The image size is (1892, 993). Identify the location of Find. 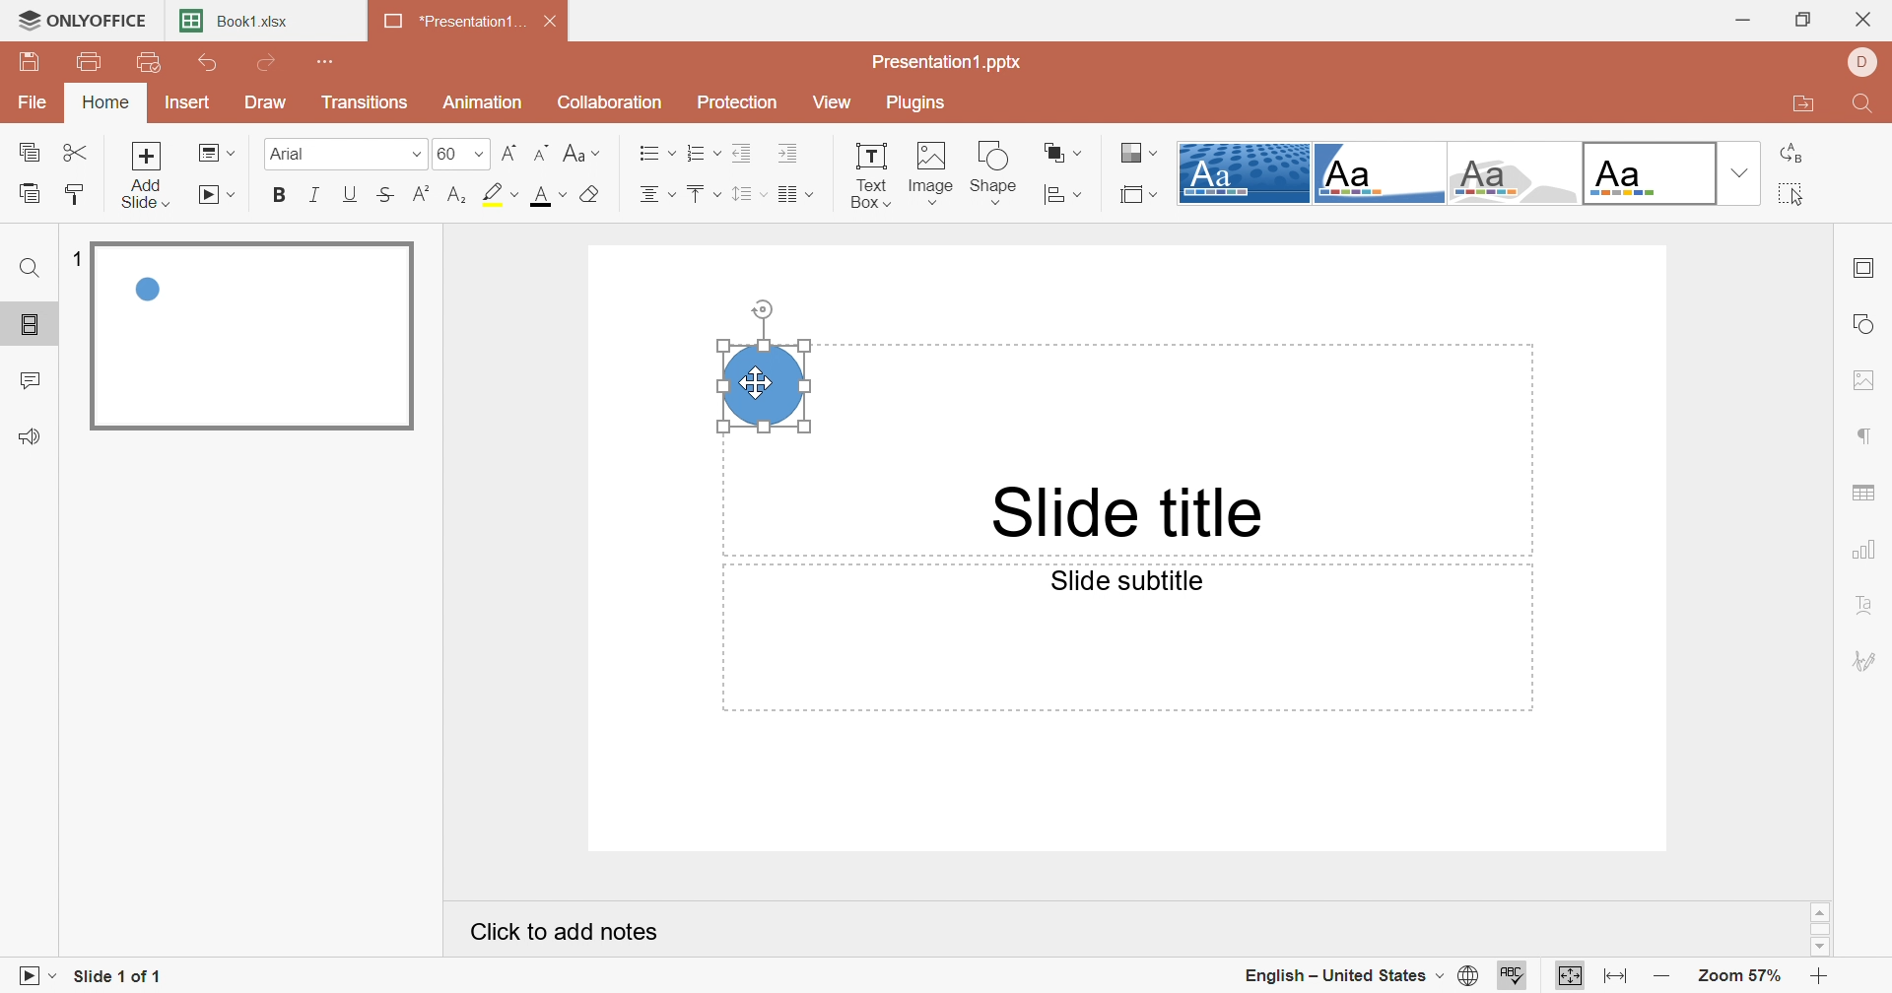
(31, 272).